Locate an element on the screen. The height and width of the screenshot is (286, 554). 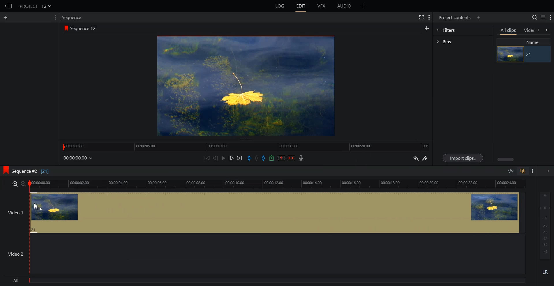
Delete is located at coordinates (291, 158).